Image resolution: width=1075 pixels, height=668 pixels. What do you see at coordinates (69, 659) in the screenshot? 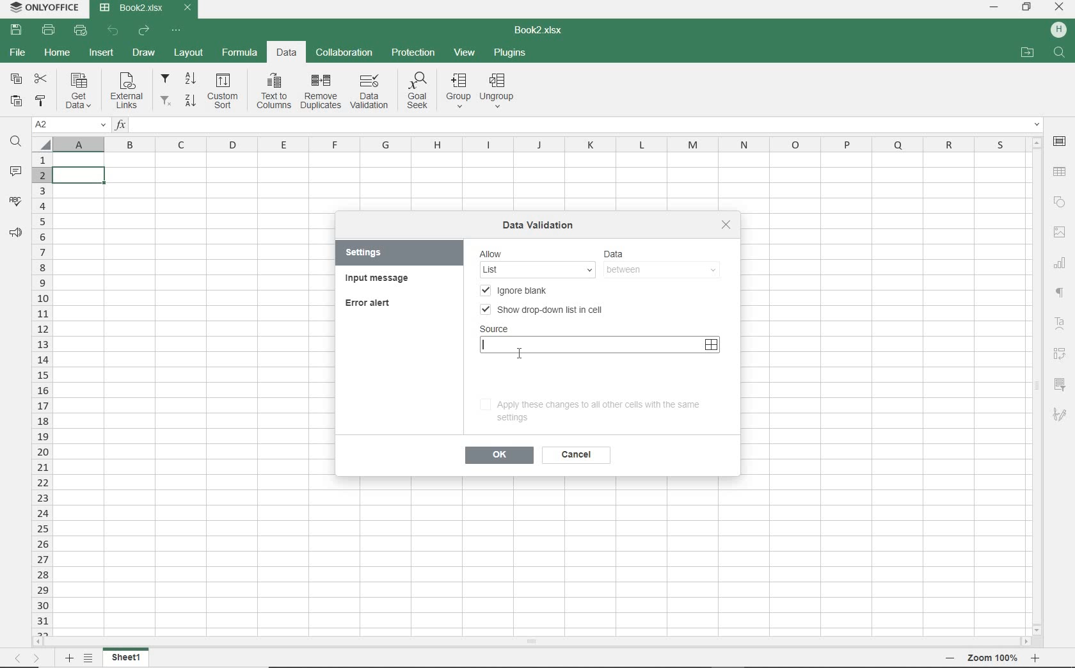
I see `ADD SHEET` at bounding box center [69, 659].